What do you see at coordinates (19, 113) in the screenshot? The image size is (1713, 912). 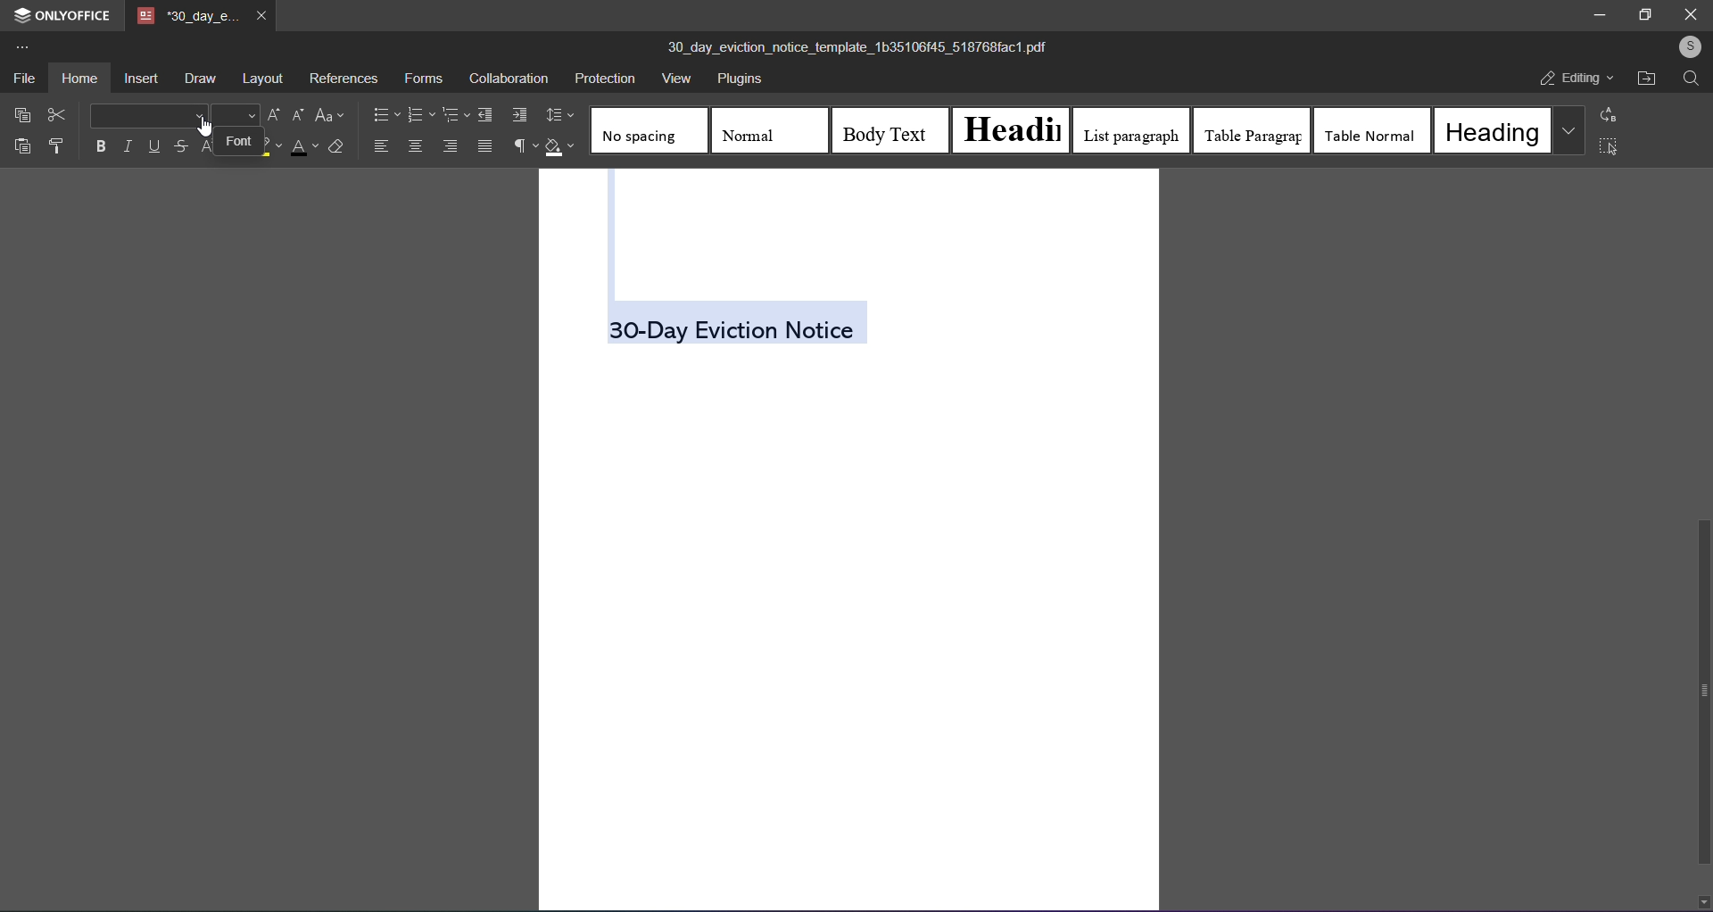 I see `copy` at bounding box center [19, 113].